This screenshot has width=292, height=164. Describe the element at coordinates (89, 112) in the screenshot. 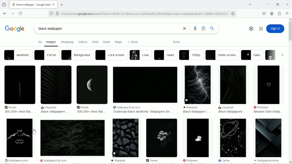

I see `400,000+ best bia` at that location.